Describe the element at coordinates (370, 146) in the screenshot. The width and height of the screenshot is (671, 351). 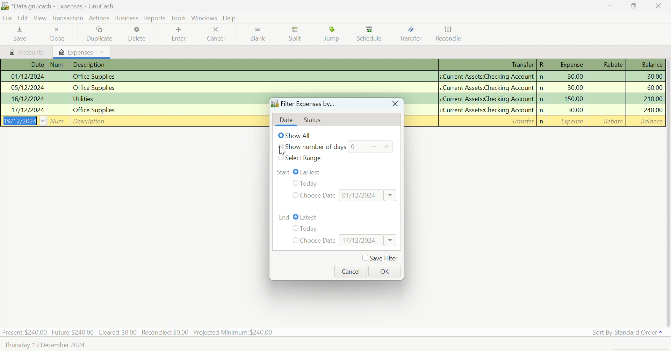
I see `Number of days counter` at that location.